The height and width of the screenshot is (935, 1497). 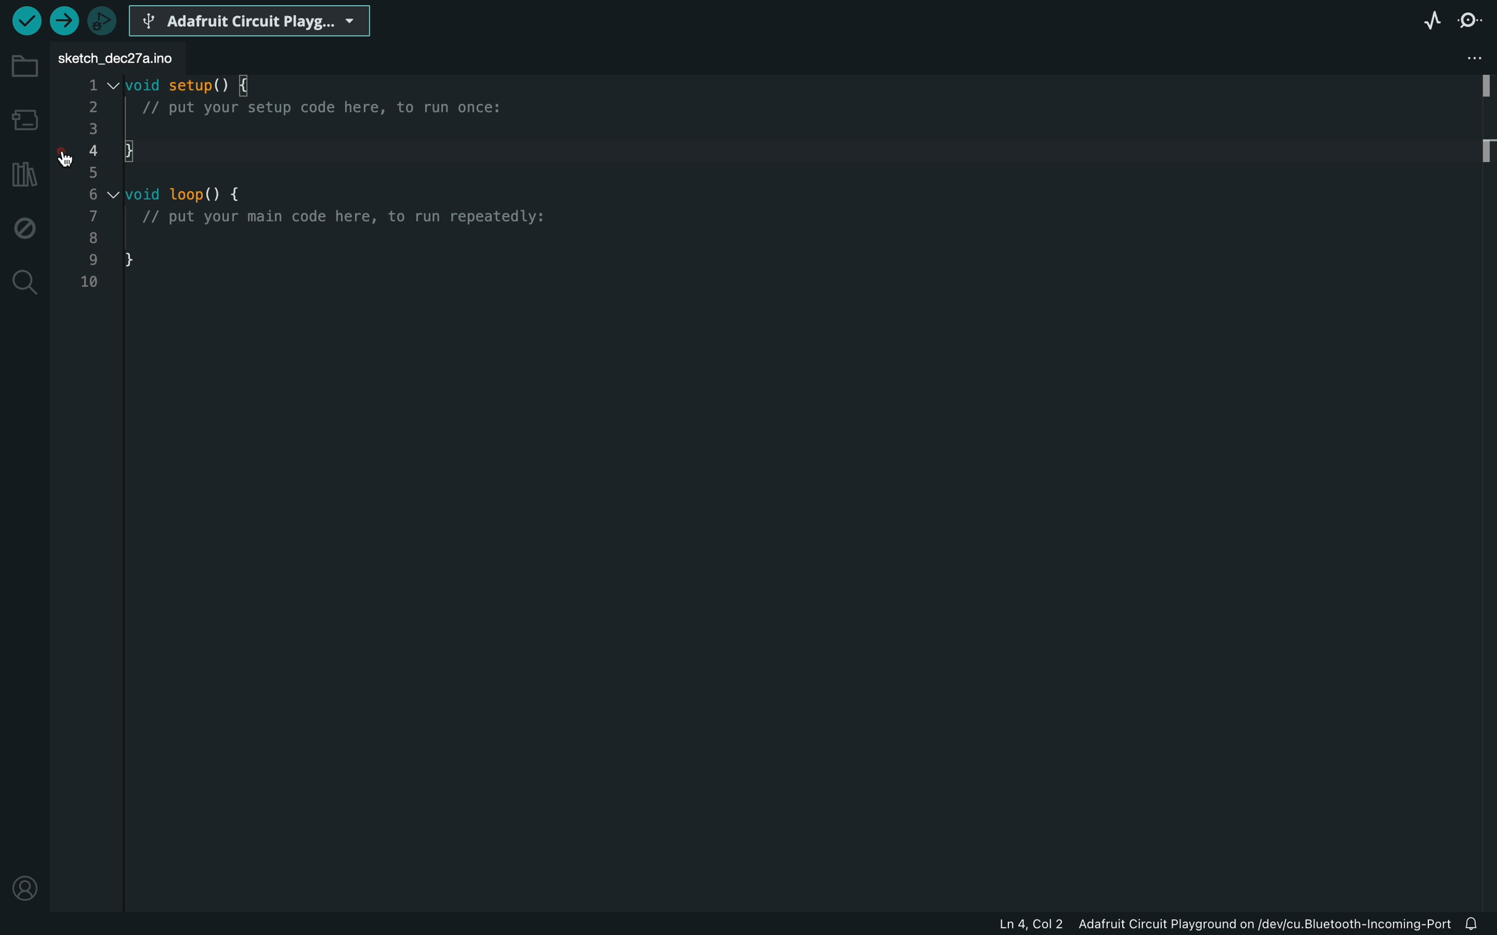 I want to click on notification, so click(x=1477, y=925).